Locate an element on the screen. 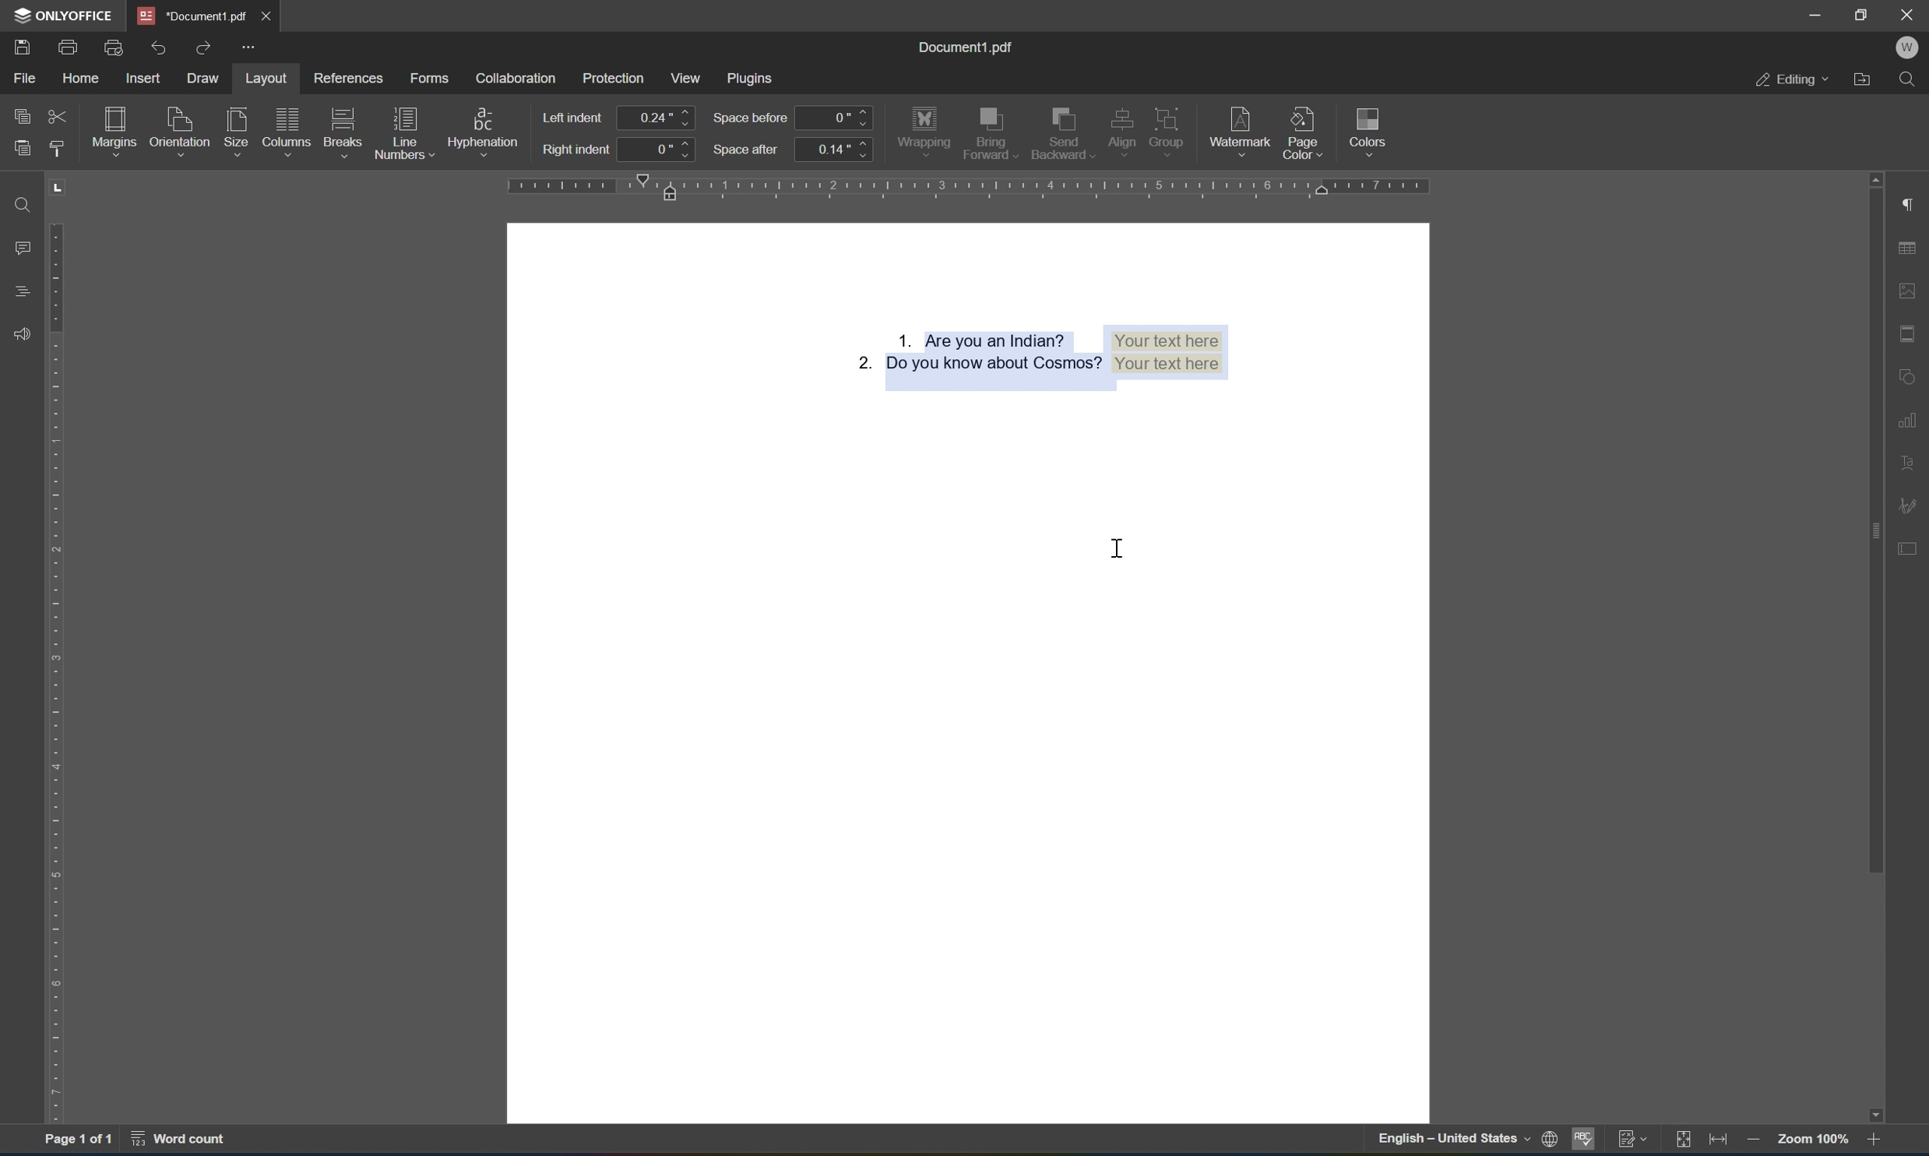  columns is located at coordinates (287, 129).